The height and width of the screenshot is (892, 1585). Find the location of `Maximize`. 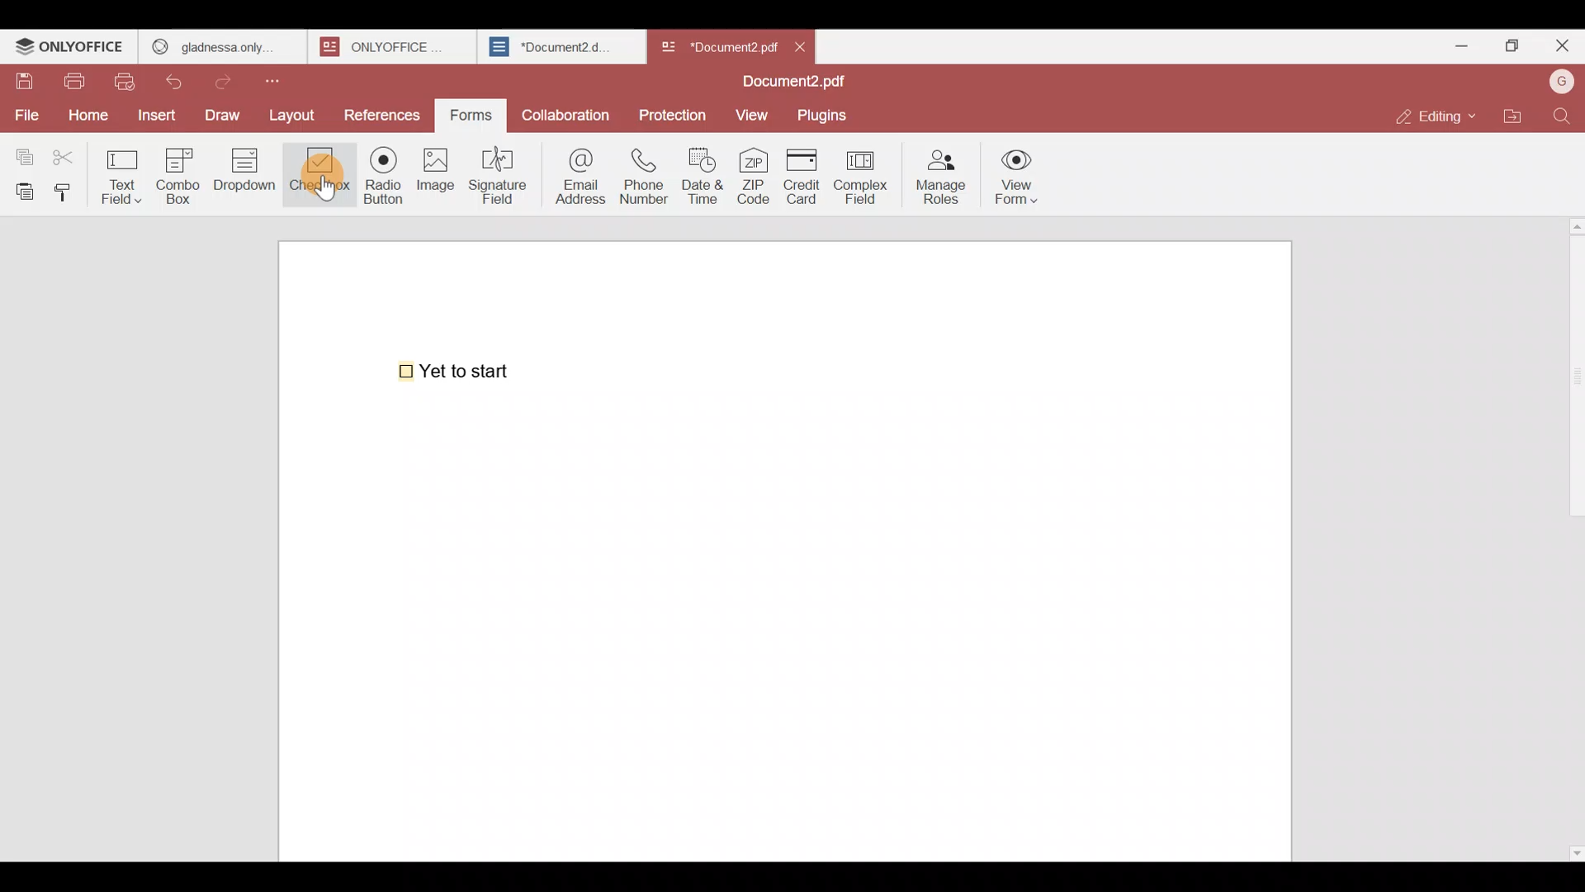

Maximize is located at coordinates (1509, 45).